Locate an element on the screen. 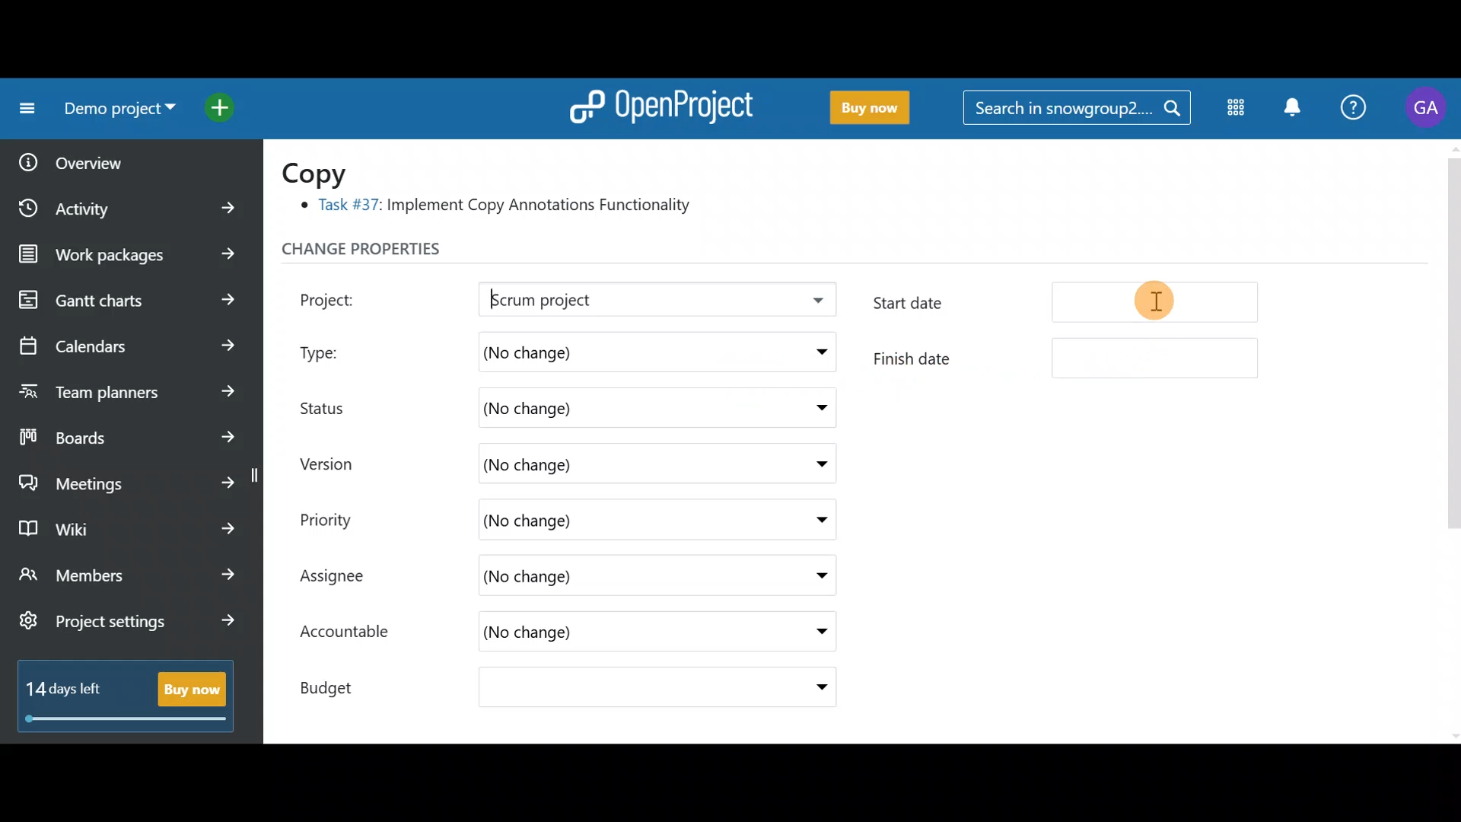  Version drop down is located at coordinates (814, 463).